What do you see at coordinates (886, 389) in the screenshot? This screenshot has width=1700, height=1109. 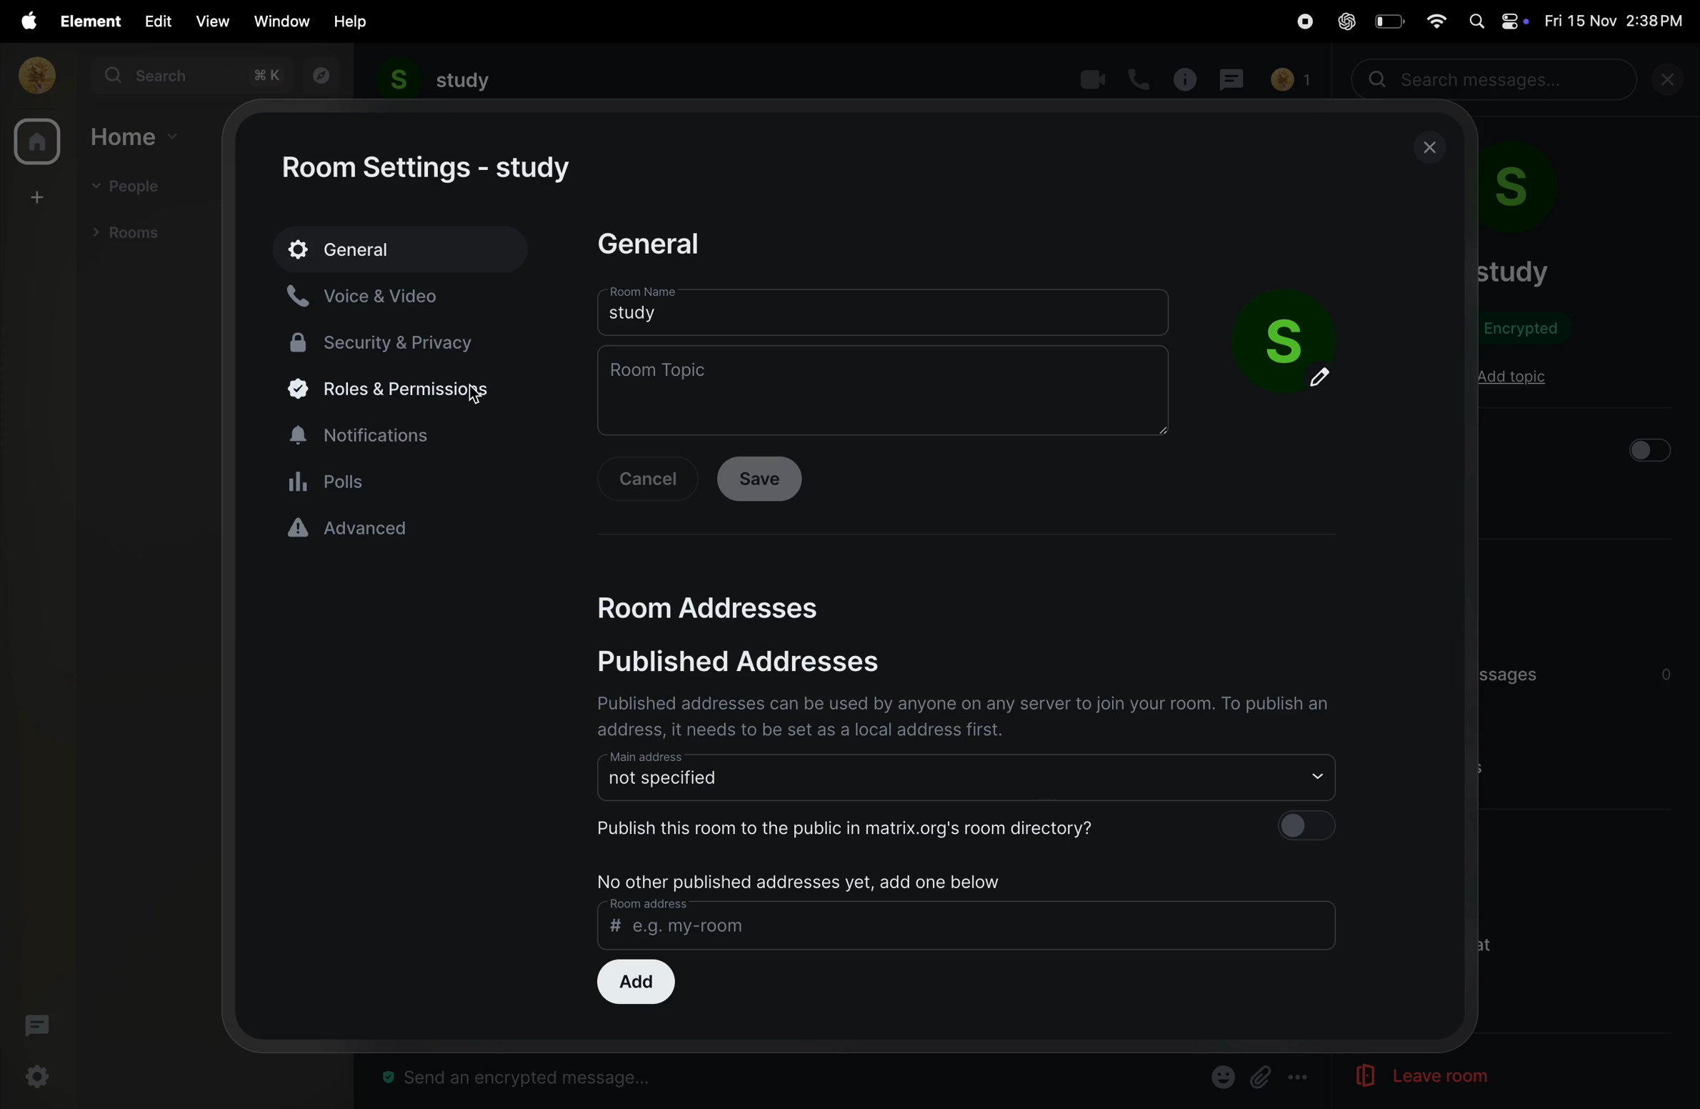 I see `room topic box` at bounding box center [886, 389].